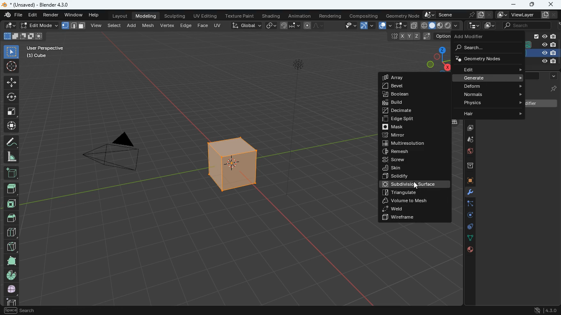 This screenshot has width=561, height=315. Describe the element at coordinates (412, 152) in the screenshot. I see `remesh` at that location.